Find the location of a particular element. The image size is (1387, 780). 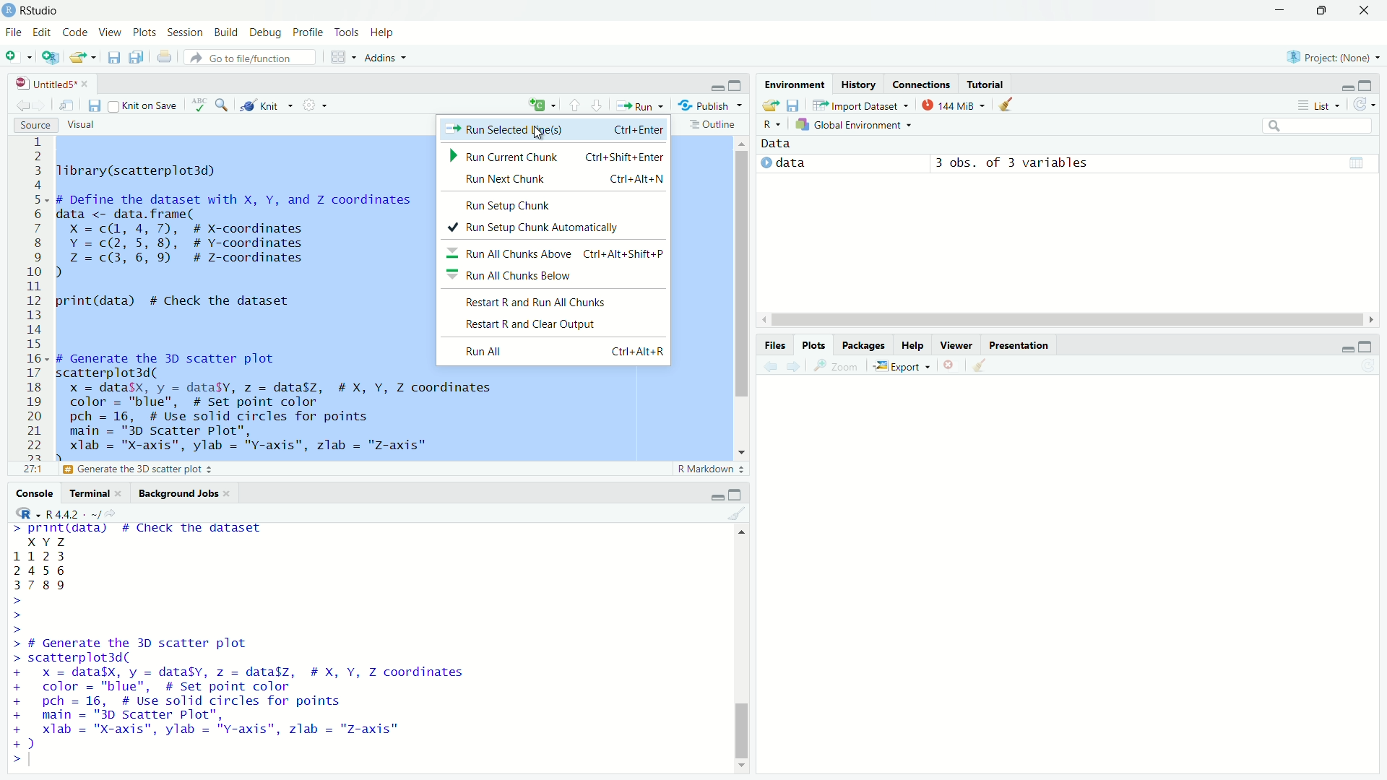

knit on save is located at coordinates (142, 105).